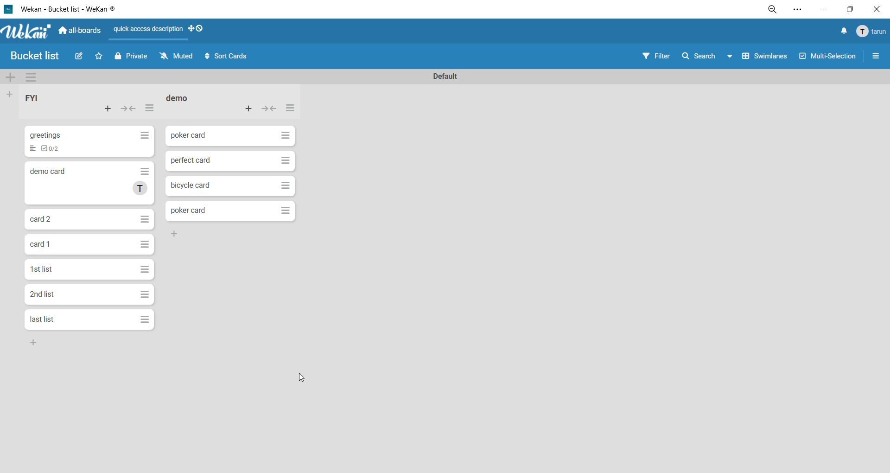 The width and height of the screenshot is (890, 473). Describe the element at coordinates (144, 320) in the screenshot. I see `Hamburger` at that location.